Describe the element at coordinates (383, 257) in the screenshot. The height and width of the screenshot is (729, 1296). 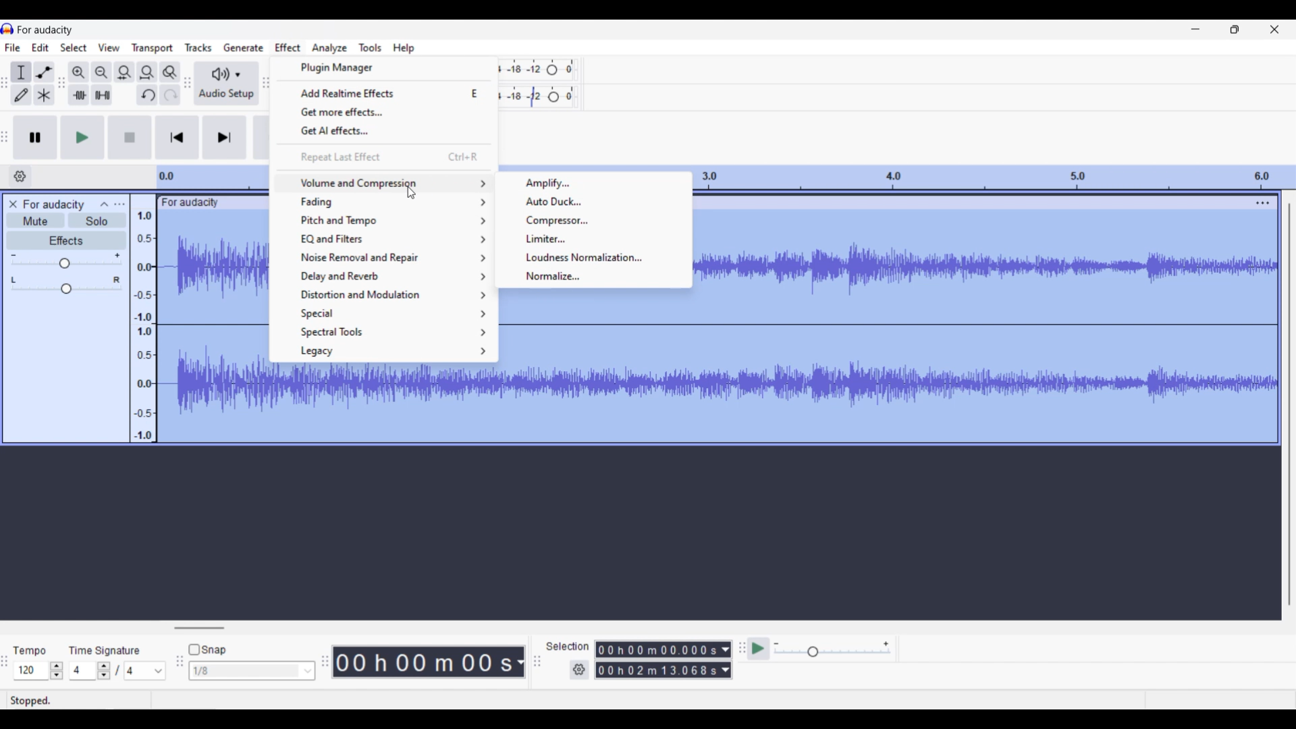
I see `Noise removal and repair` at that location.